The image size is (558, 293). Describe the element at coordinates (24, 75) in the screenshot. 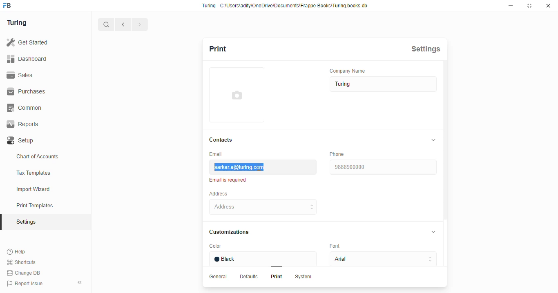

I see `Sales` at that location.